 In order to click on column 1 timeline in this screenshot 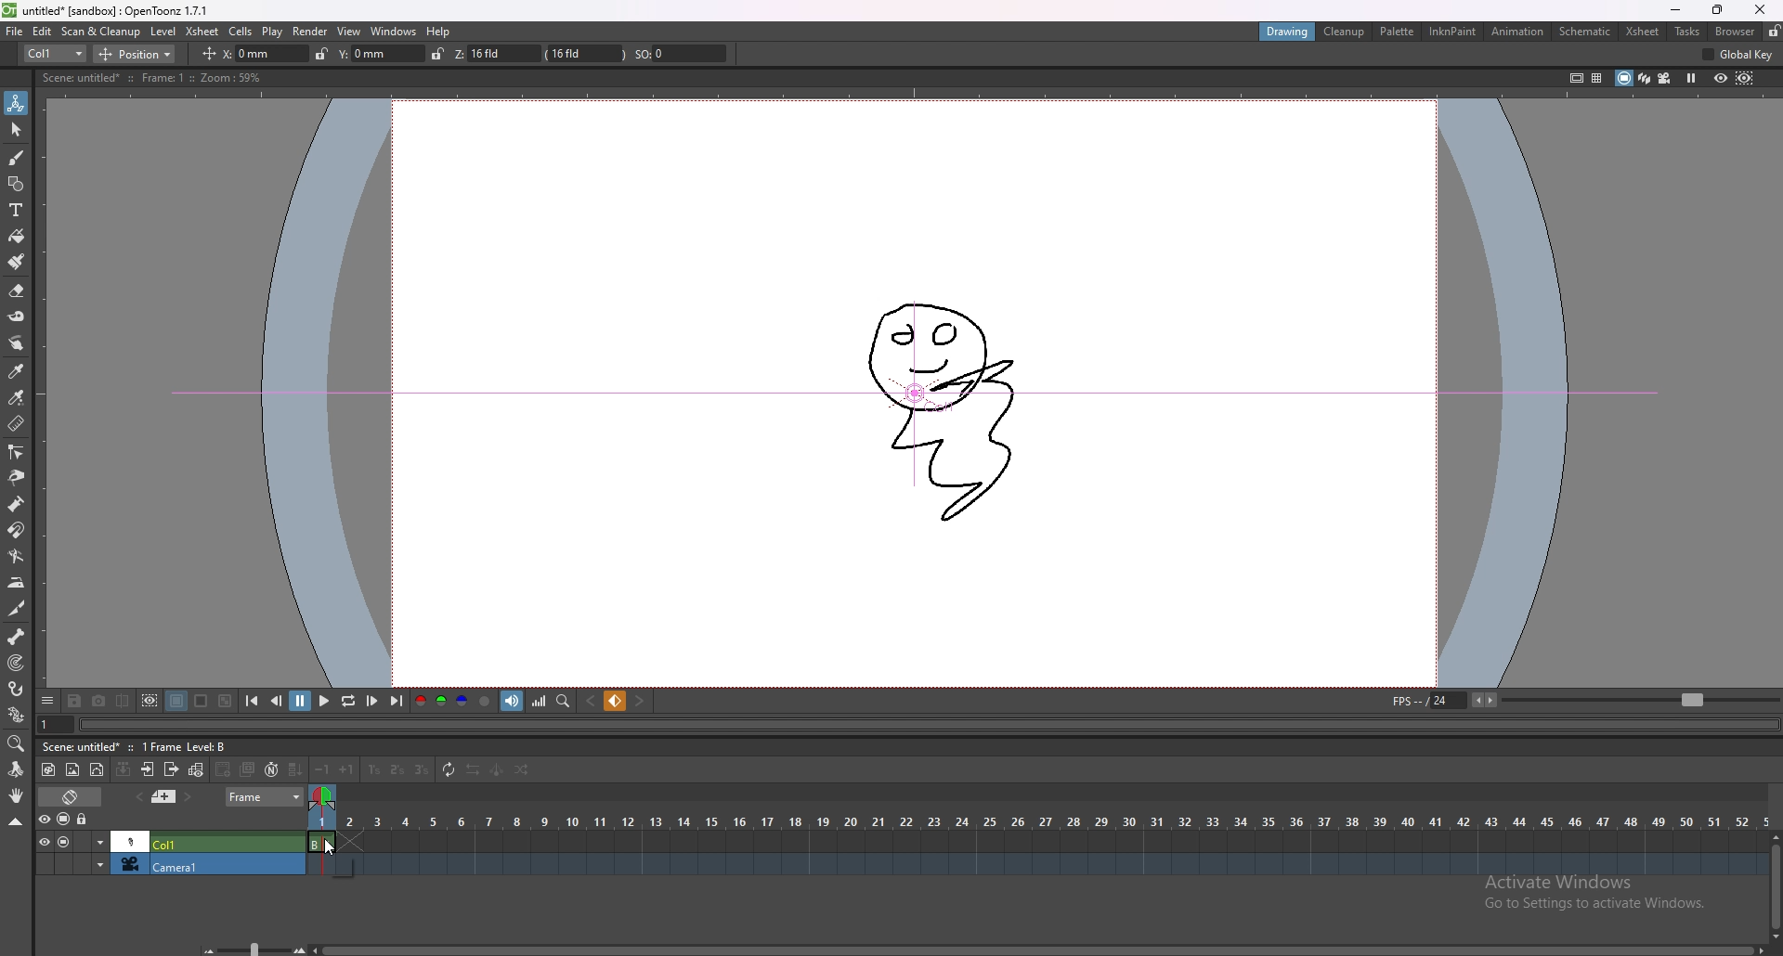, I will do `click(1035, 844)`.